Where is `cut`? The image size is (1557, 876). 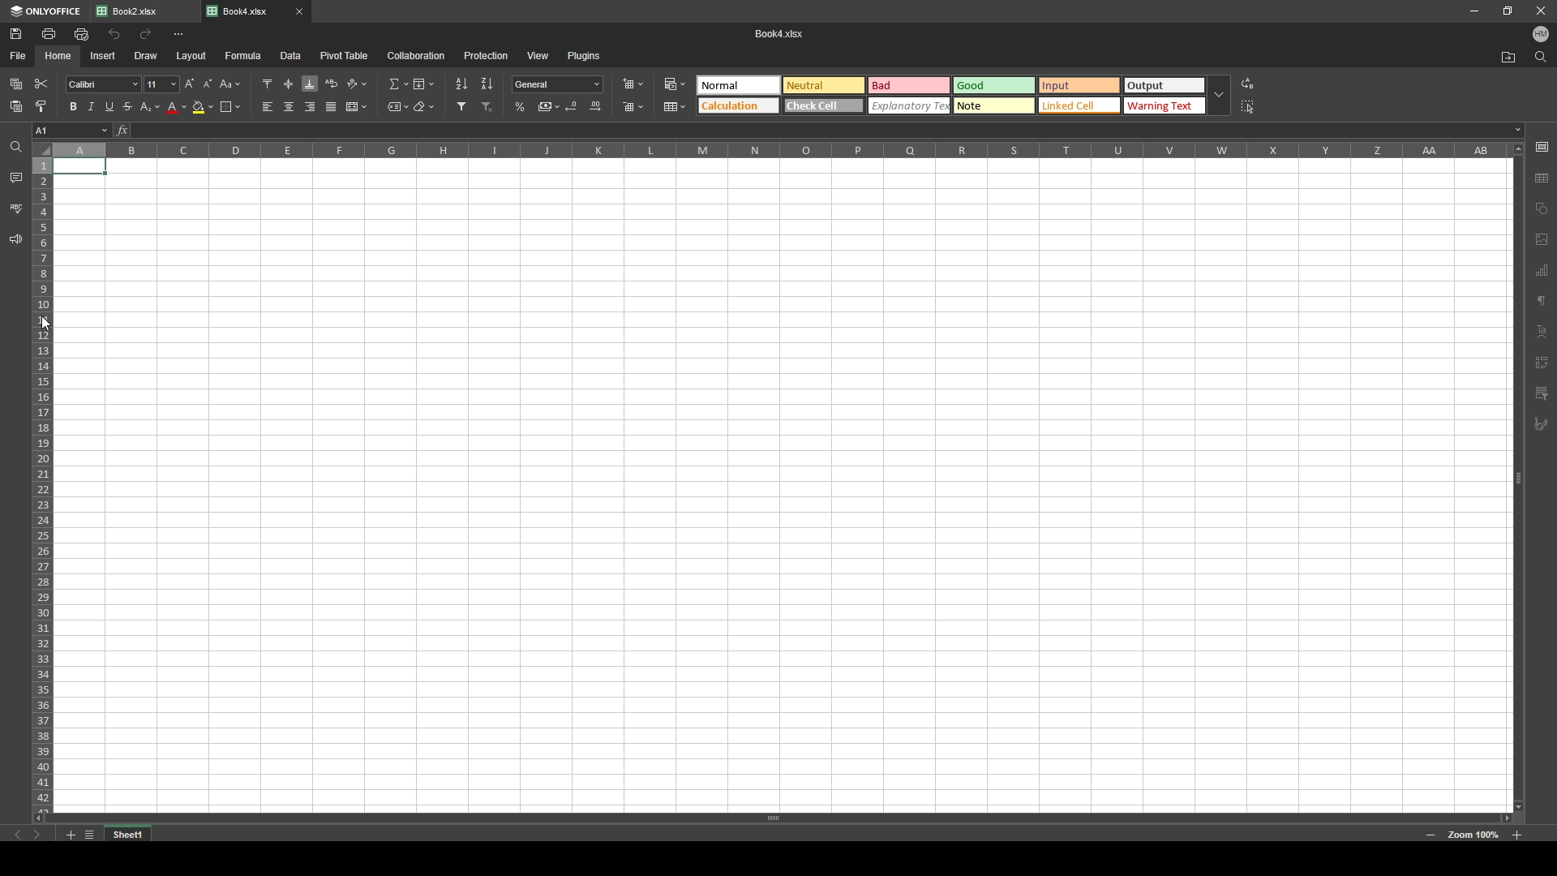
cut is located at coordinates (41, 84).